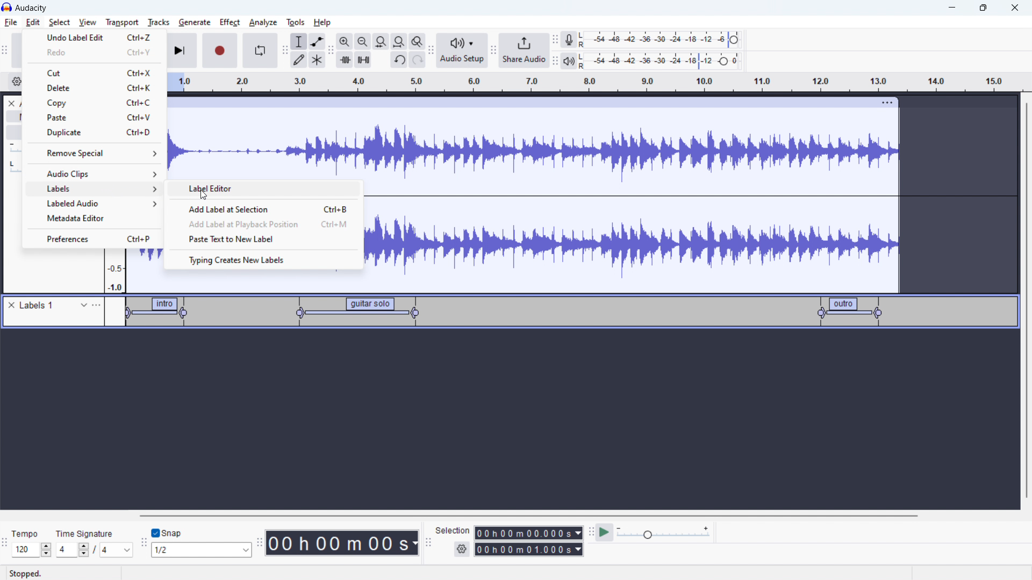 This screenshot has width=1032, height=580. What do you see at coordinates (260, 50) in the screenshot?
I see `enable loop` at bounding box center [260, 50].